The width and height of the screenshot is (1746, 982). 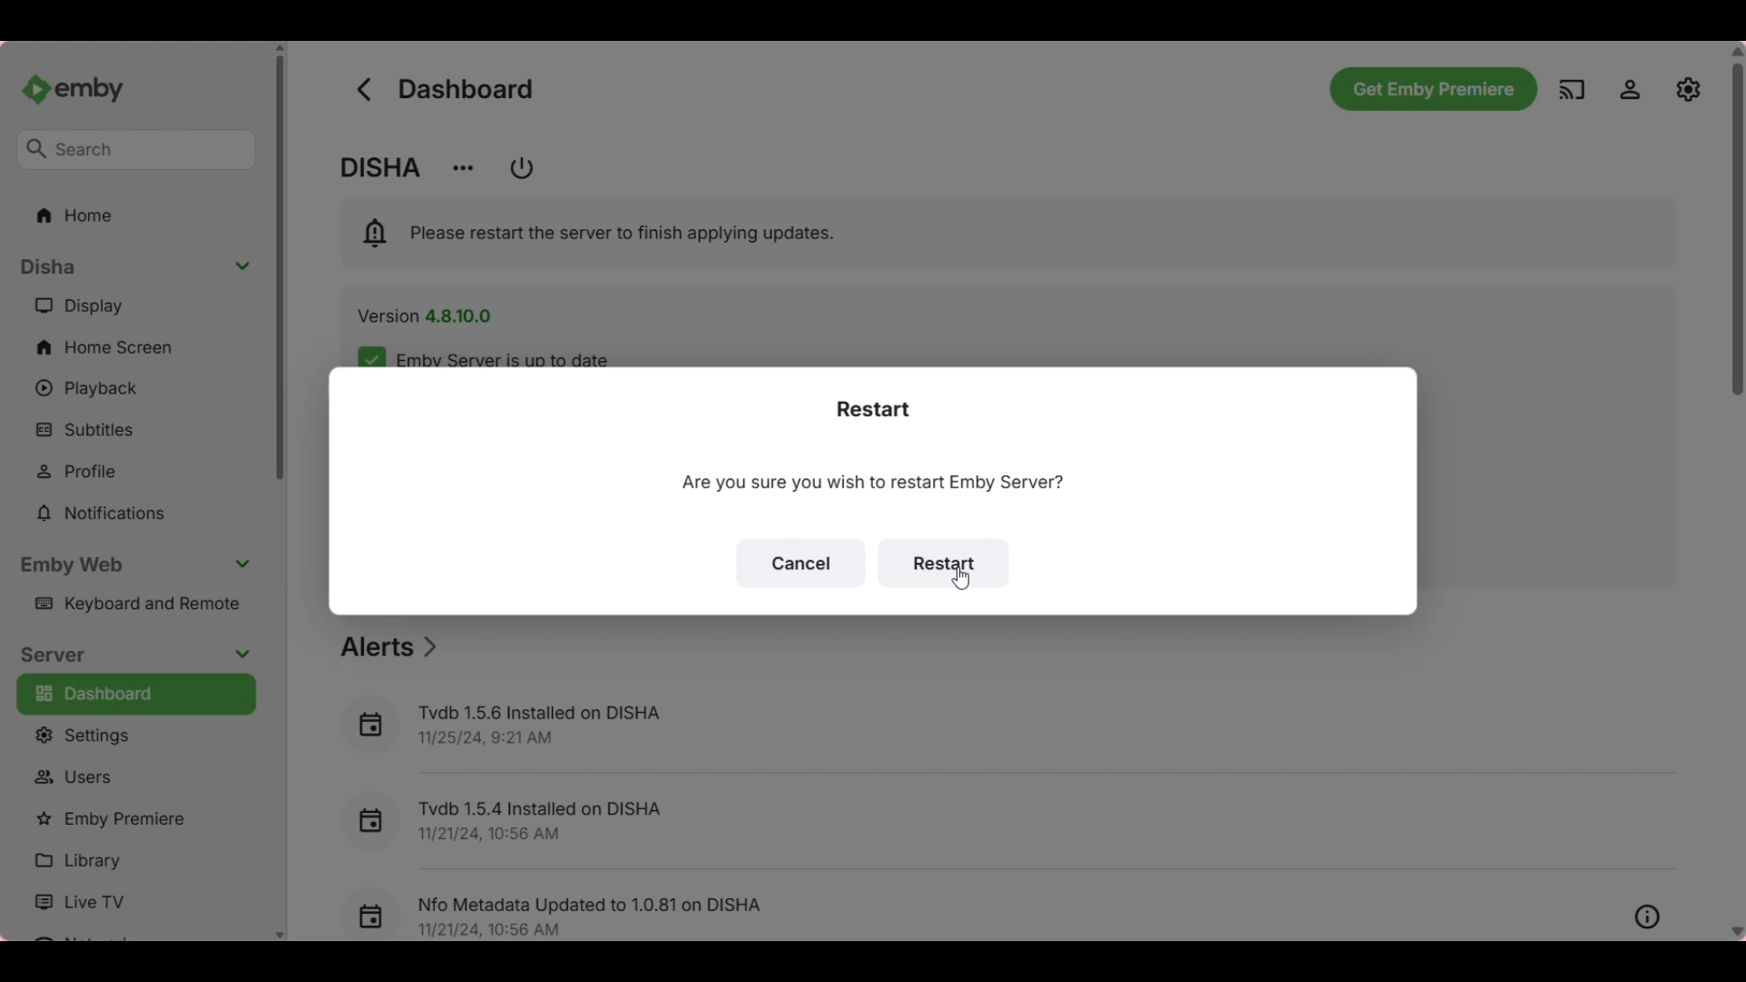 What do you see at coordinates (136, 346) in the screenshot?
I see `Home screen` at bounding box center [136, 346].